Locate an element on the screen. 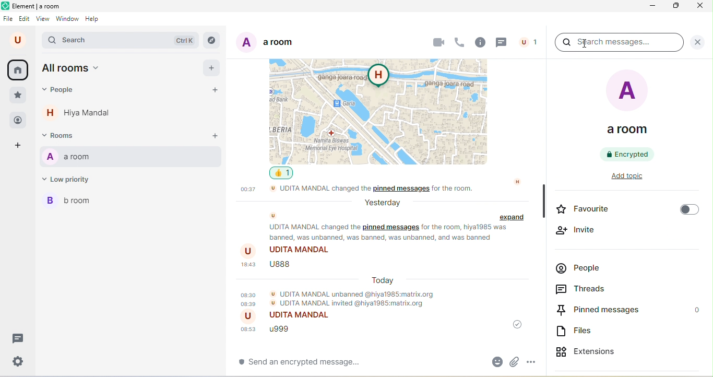 This screenshot has height=377, width=713. add topic is located at coordinates (635, 178).